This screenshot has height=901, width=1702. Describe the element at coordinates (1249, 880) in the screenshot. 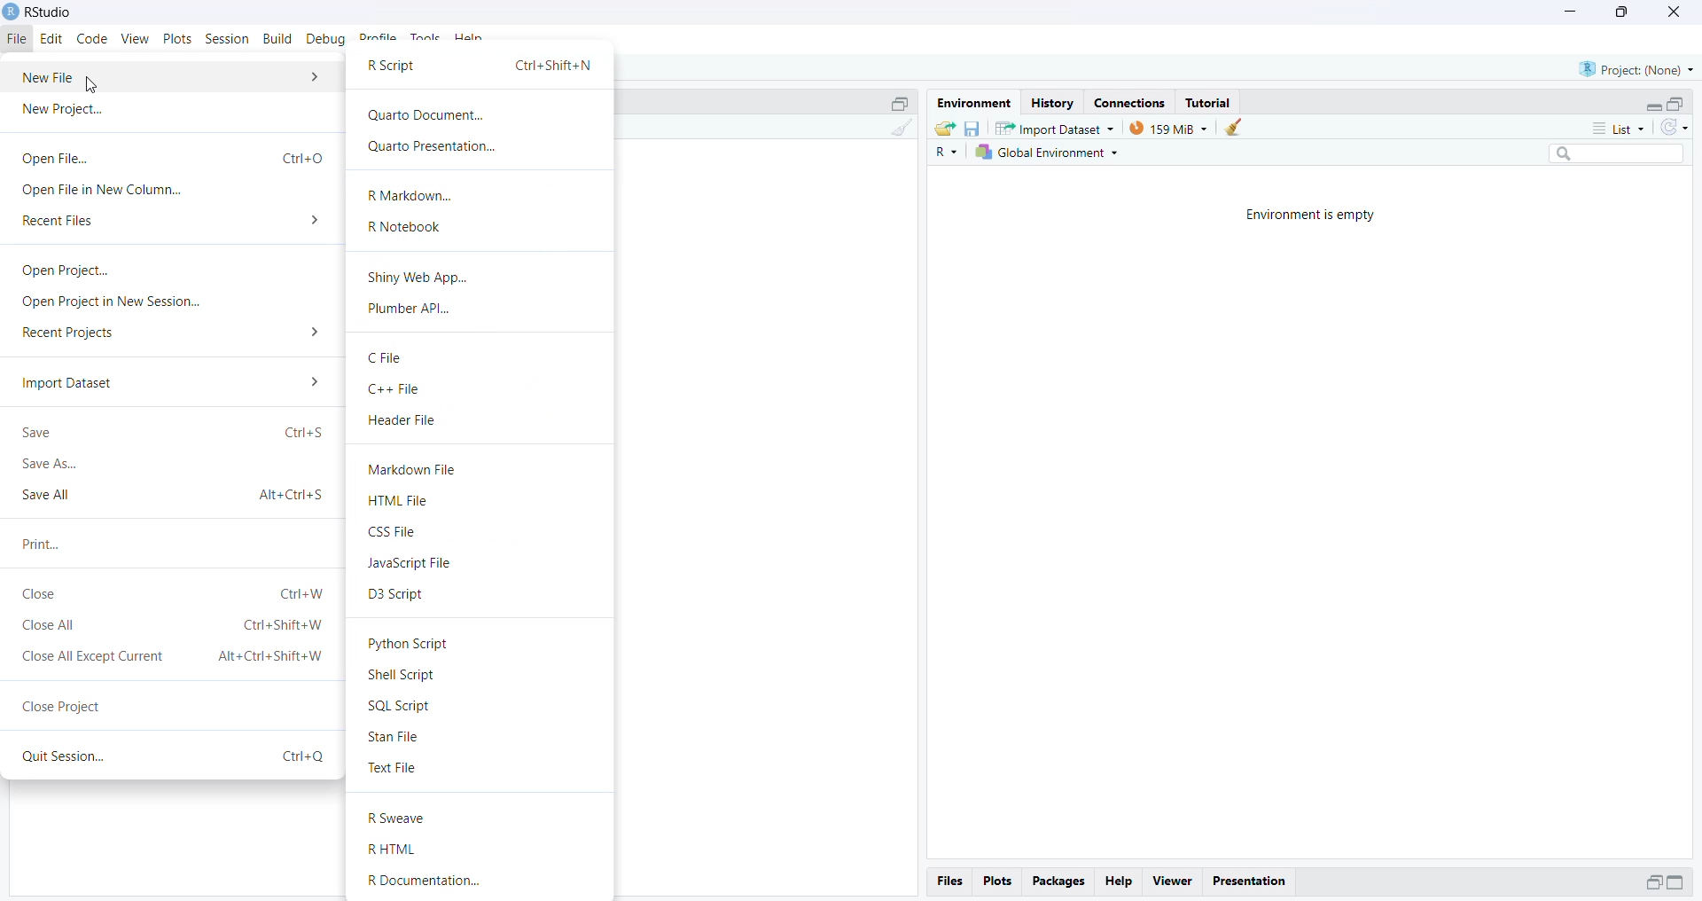

I see `presentation` at that location.